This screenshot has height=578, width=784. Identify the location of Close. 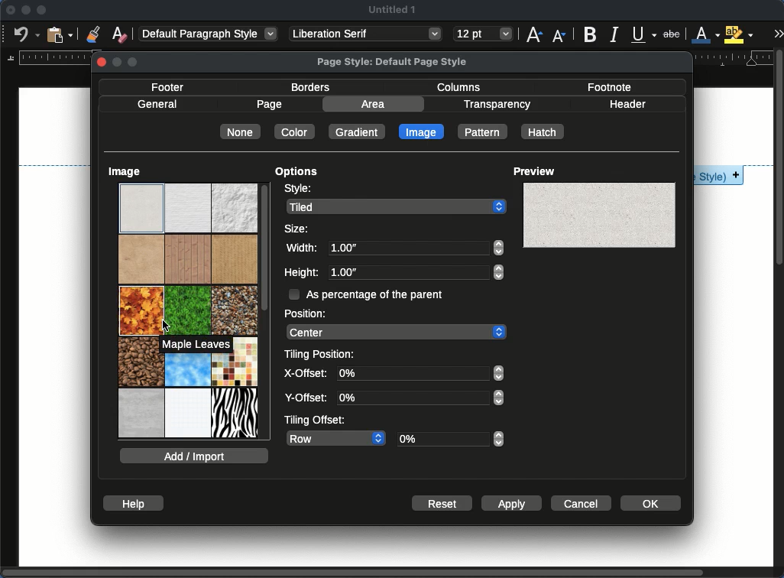
(103, 63).